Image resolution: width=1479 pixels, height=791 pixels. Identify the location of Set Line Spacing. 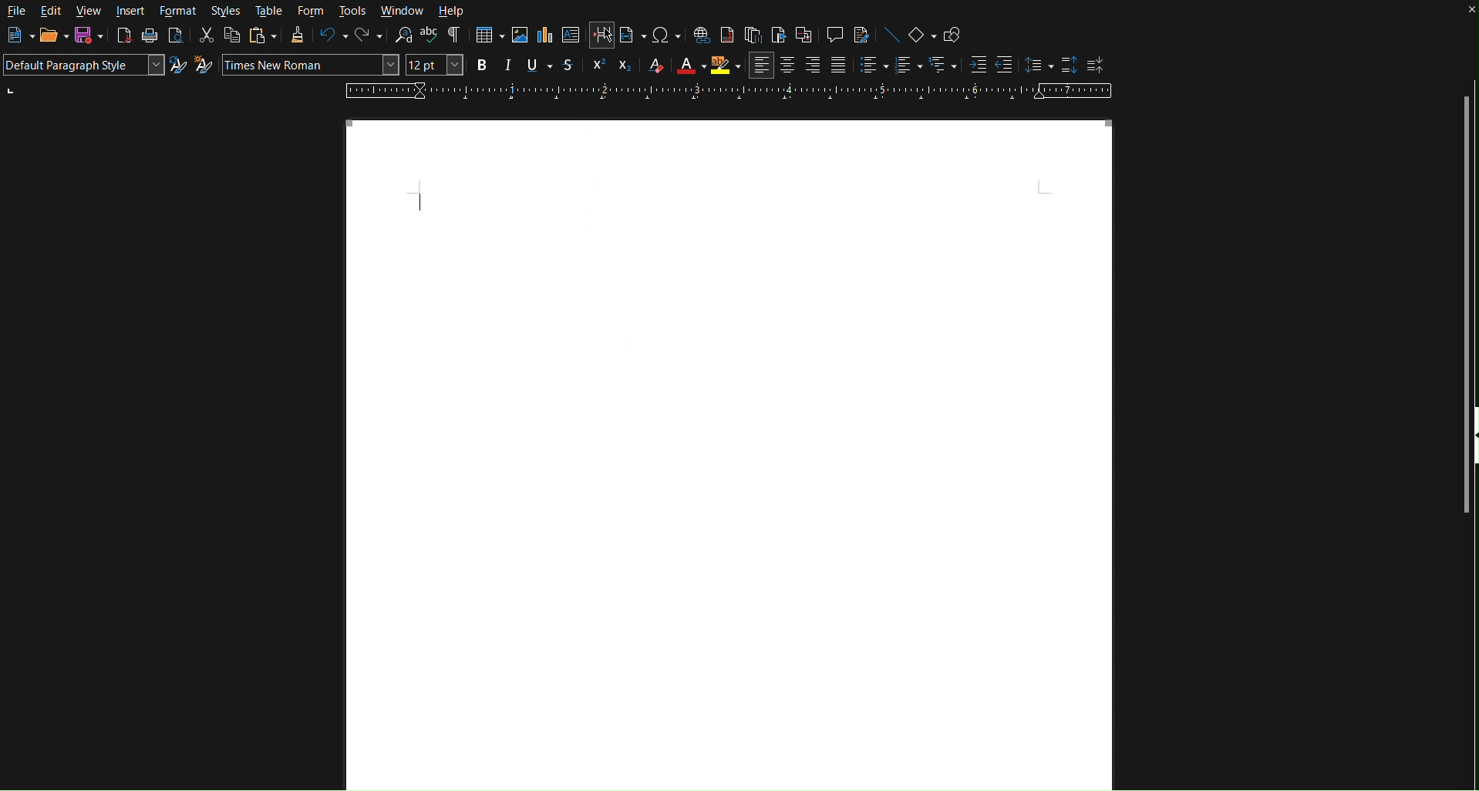
(1033, 66).